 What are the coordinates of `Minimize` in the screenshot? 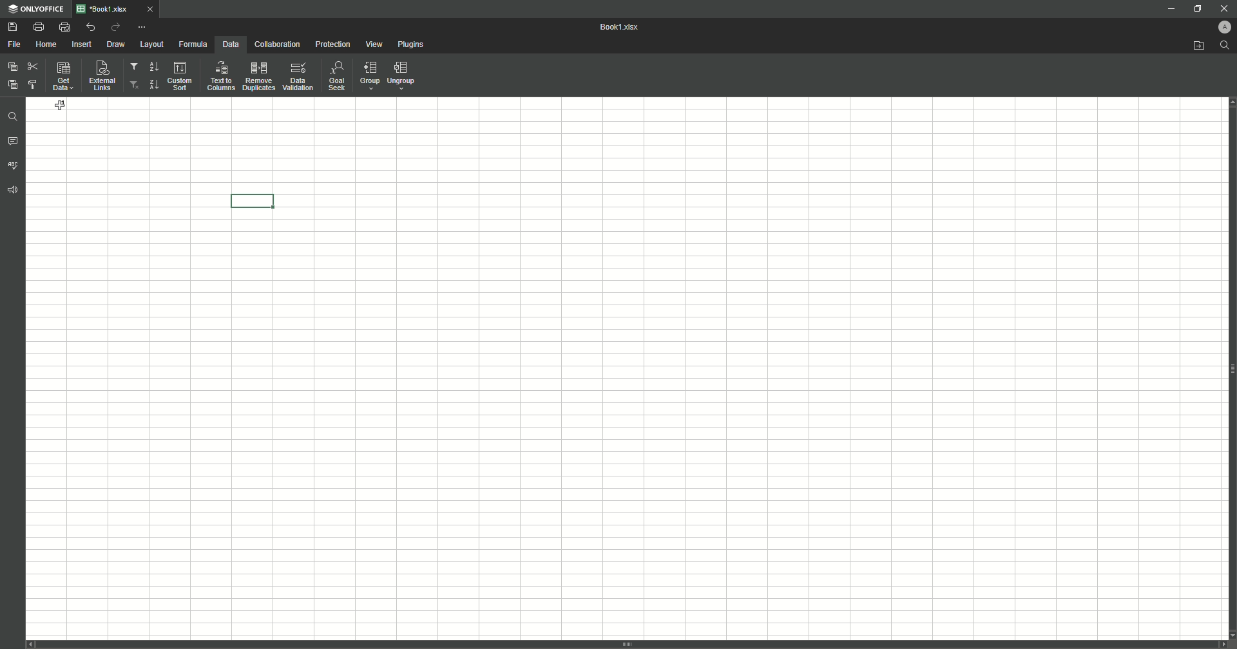 It's located at (1165, 10).